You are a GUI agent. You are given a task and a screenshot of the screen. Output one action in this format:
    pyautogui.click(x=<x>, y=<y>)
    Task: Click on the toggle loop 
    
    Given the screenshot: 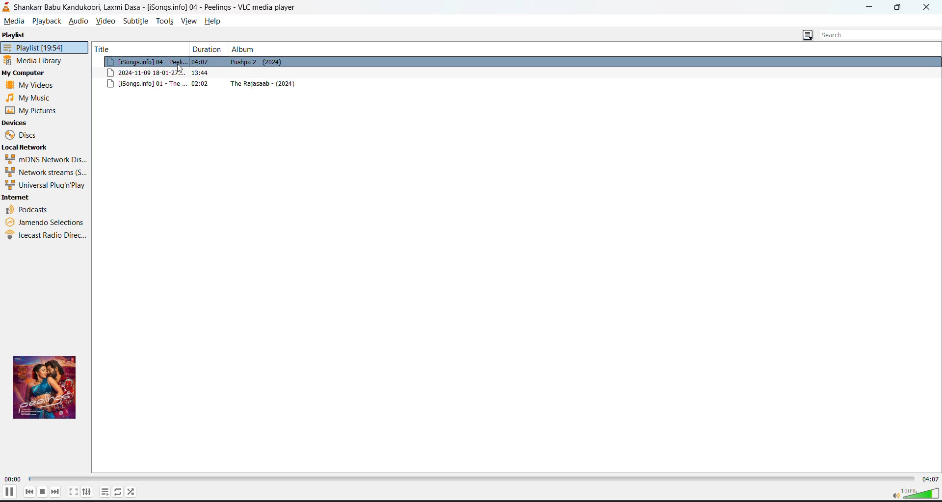 What is the action you would take?
    pyautogui.click(x=119, y=492)
    